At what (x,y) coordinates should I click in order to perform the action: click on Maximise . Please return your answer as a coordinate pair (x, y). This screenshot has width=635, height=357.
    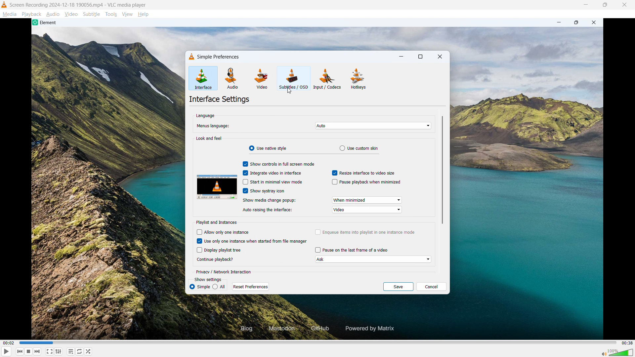
    Looking at the image, I should click on (605, 5).